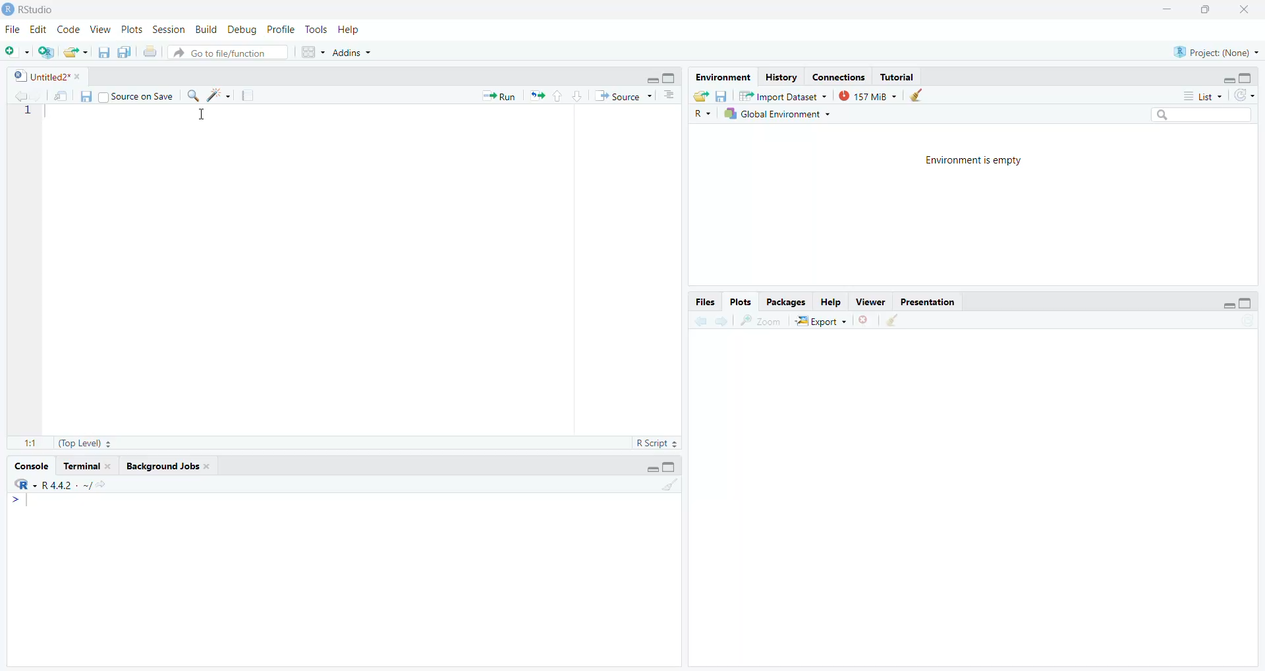 Image resolution: width=1265 pixels, height=671 pixels. Describe the element at coordinates (701, 320) in the screenshot. I see `previous plot` at that location.